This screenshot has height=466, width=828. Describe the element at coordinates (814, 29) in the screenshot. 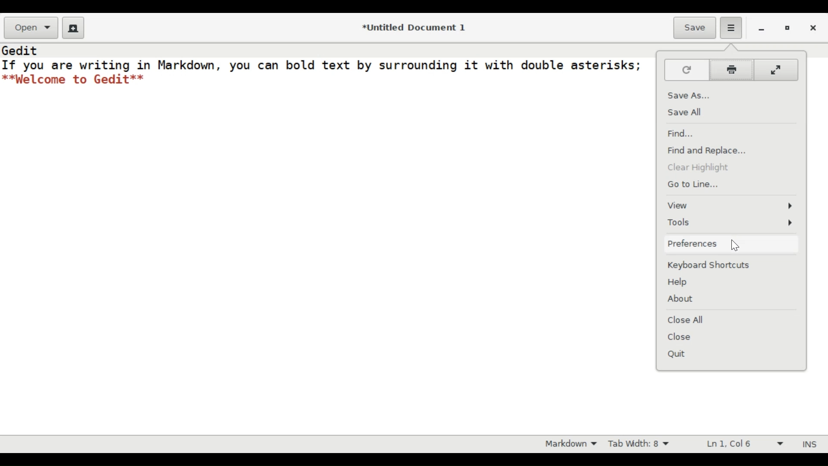

I see `close` at that location.